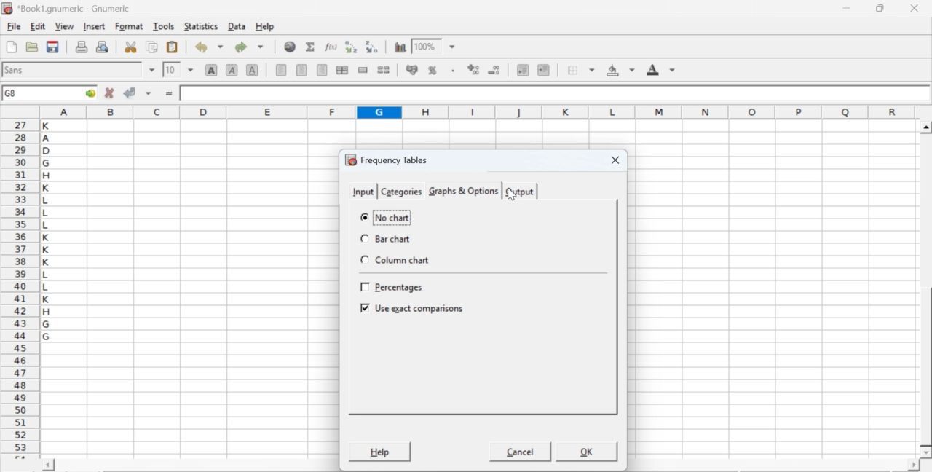 This screenshot has width=932, height=472. Describe the element at coordinates (413, 310) in the screenshot. I see `use exact xomparisons` at that location.